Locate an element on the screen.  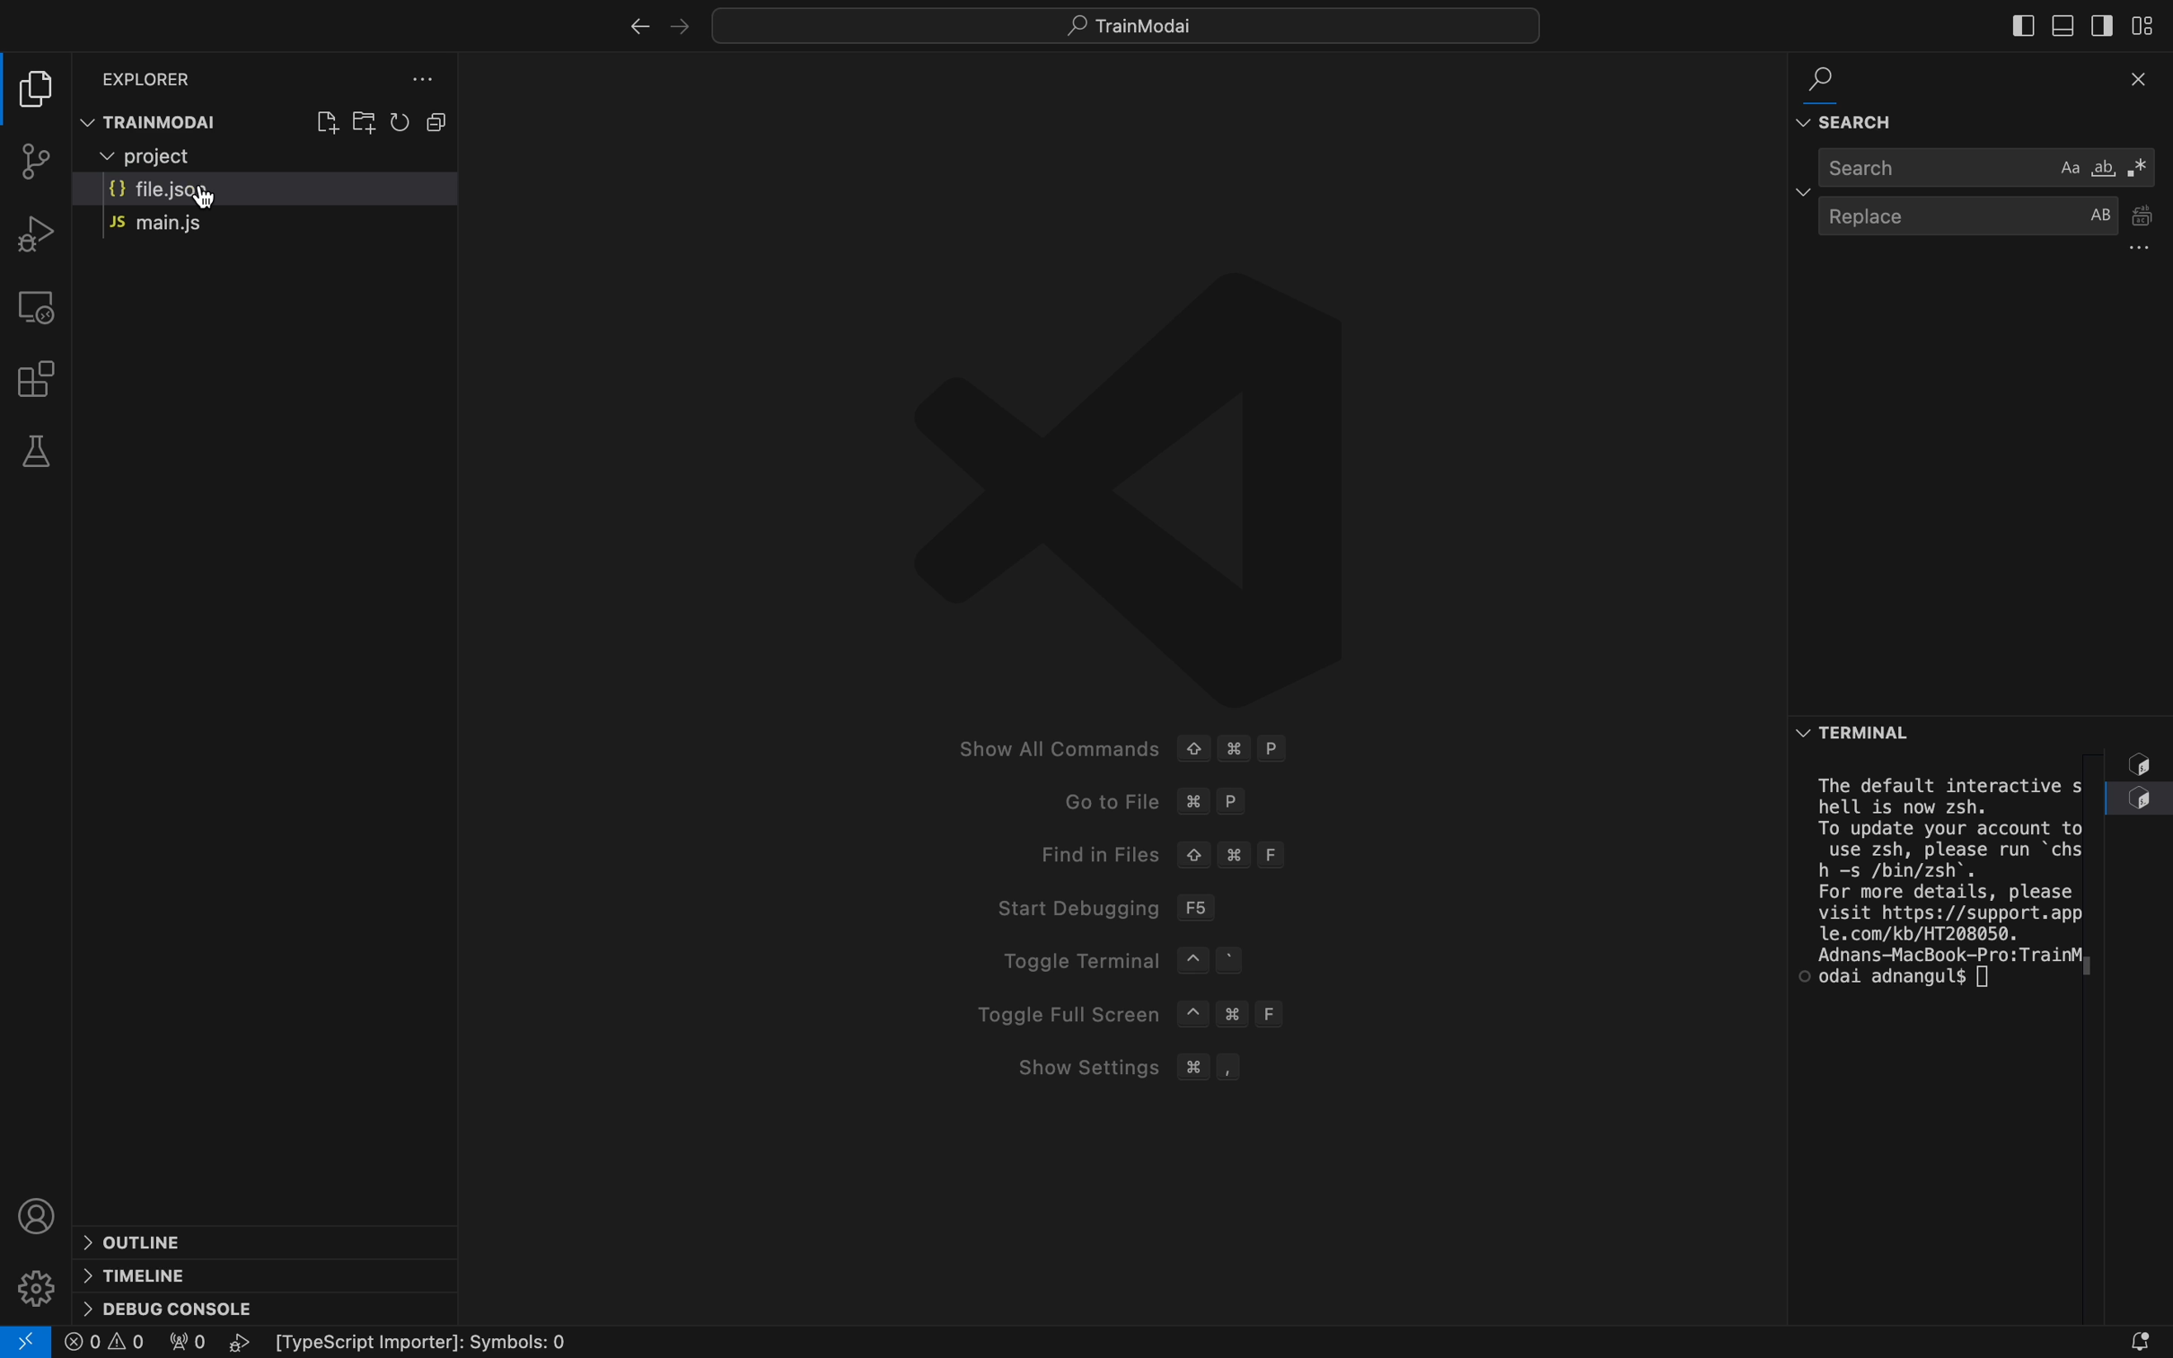
debug tool is located at coordinates (33, 233).